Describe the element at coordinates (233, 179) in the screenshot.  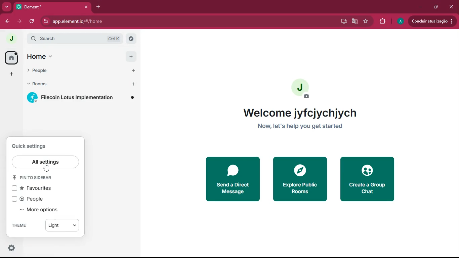
I see `send a direct message` at that location.